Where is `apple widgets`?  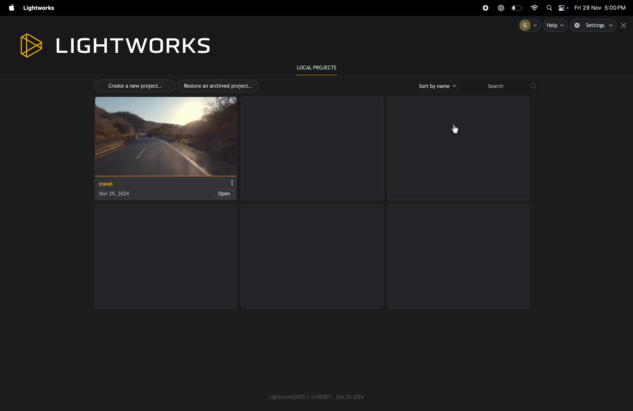
apple widgets is located at coordinates (557, 8).